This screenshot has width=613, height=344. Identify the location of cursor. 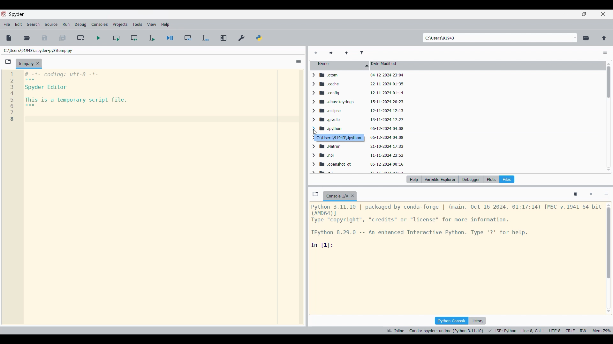
(315, 131).